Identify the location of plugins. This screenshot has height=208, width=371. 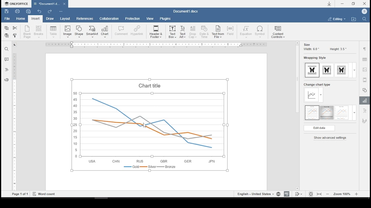
(166, 19).